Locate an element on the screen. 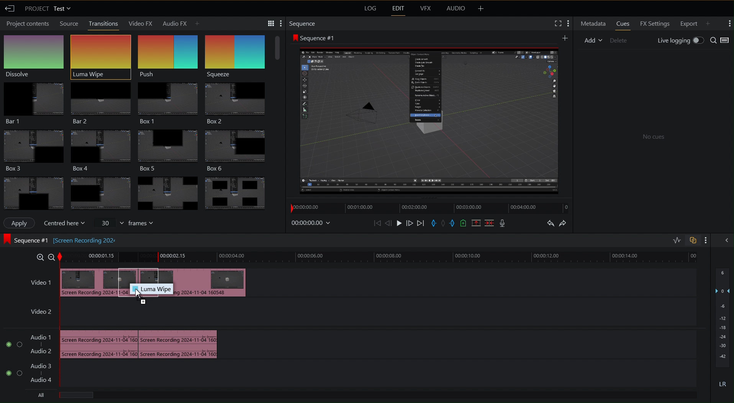 The height and width of the screenshot is (403, 734). Sequence #1 [screen Recording202] is located at coordinates (60, 239).